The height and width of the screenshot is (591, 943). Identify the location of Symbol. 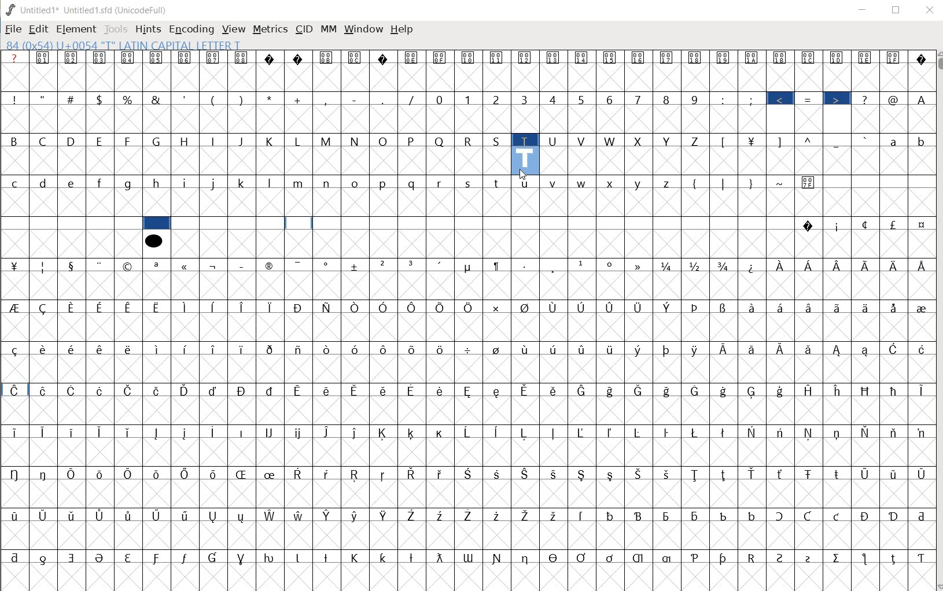
(919, 433).